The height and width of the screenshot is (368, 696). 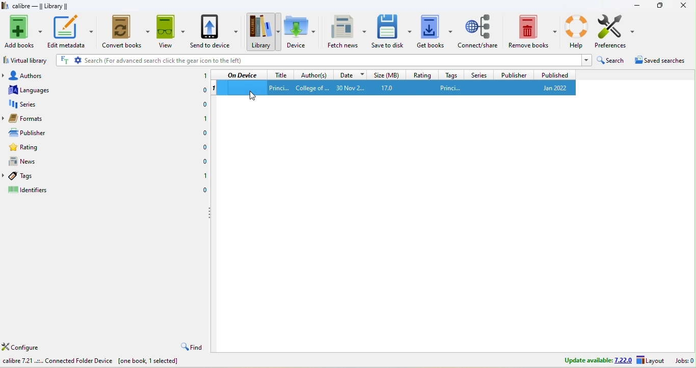 I want to click on device, so click(x=300, y=31).